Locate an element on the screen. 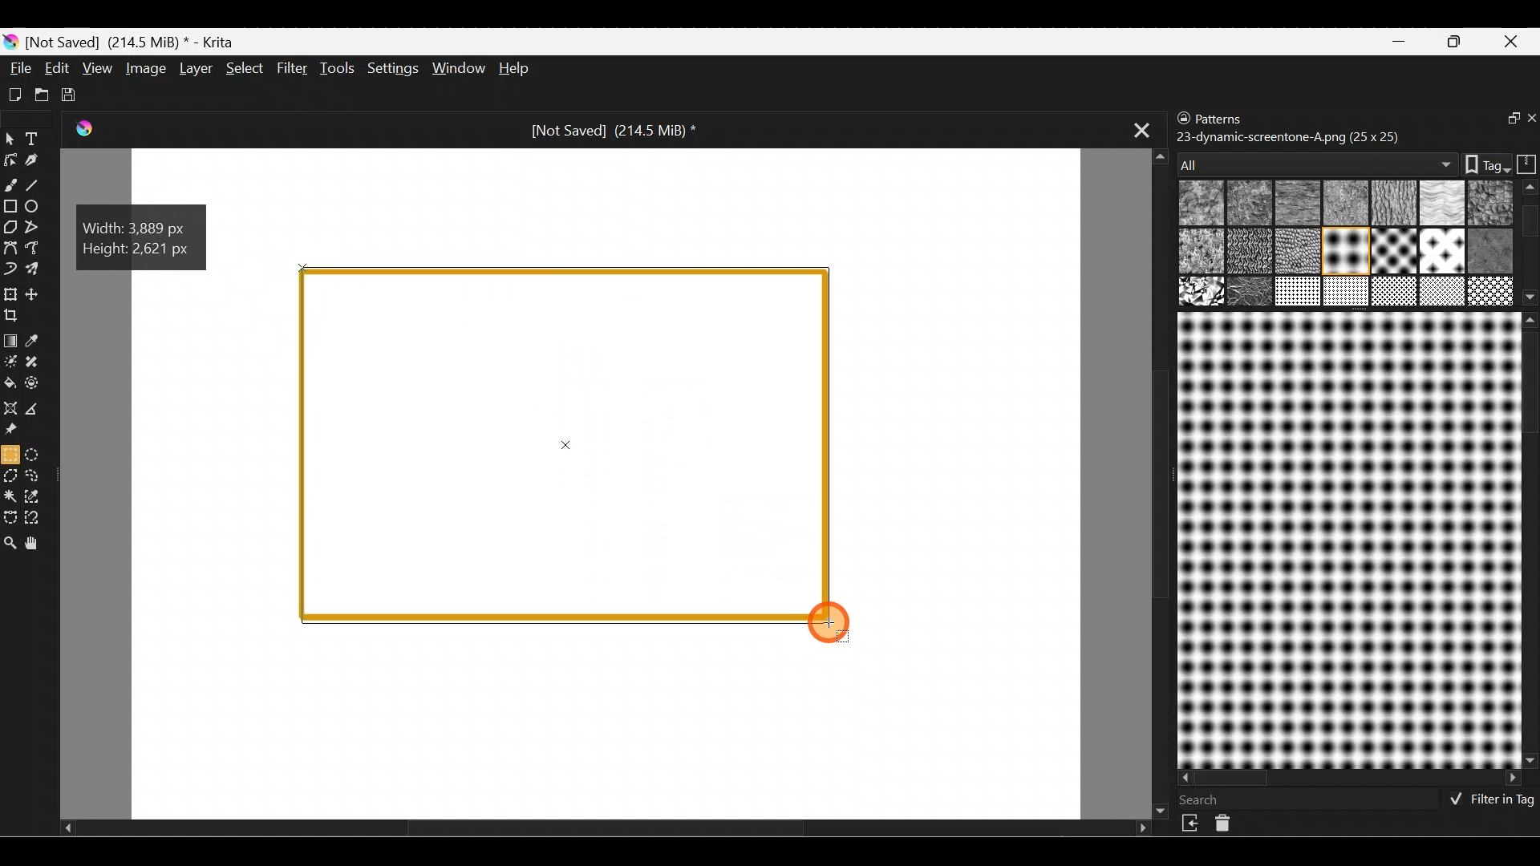 Image resolution: width=1540 pixels, height=866 pixels. Calligraphy is located at coordinates (34, 160).